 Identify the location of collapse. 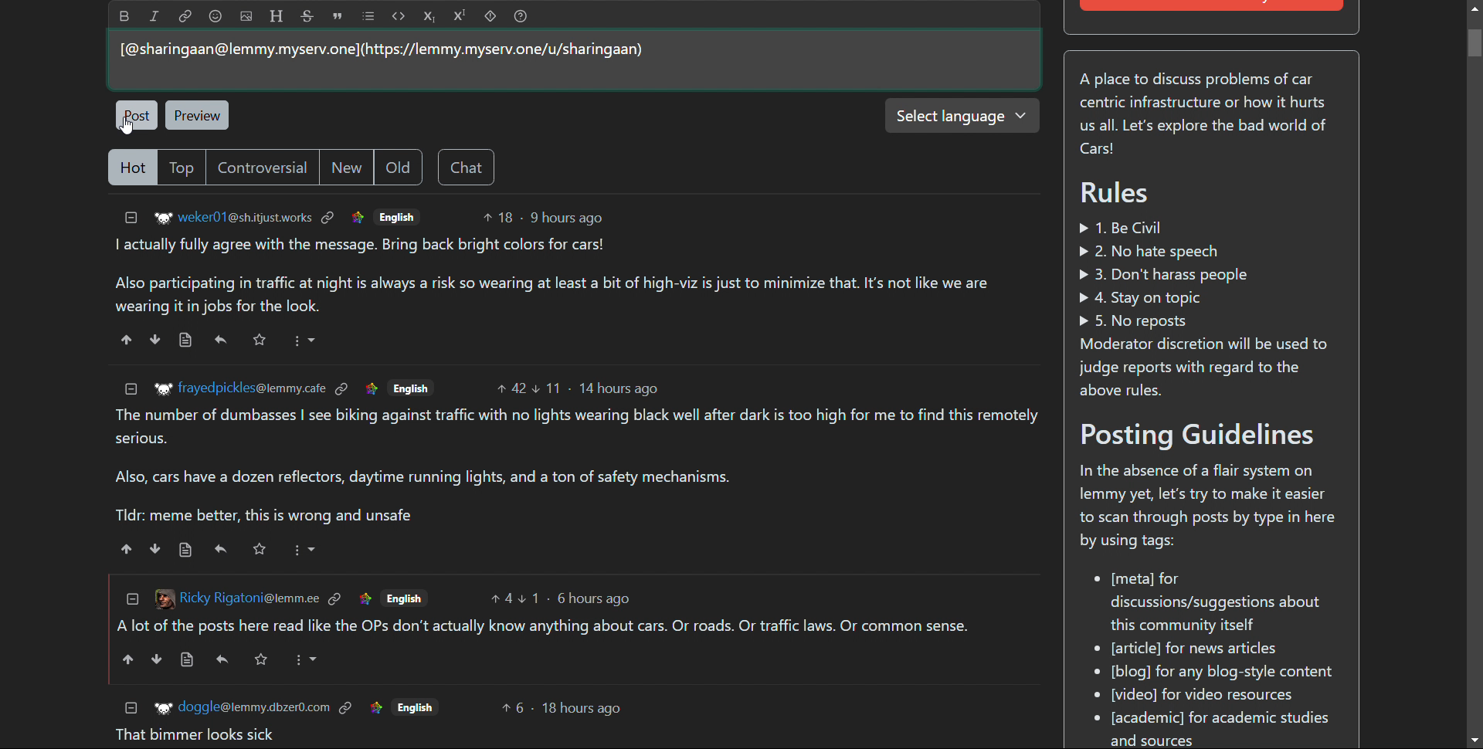
(131, 219).